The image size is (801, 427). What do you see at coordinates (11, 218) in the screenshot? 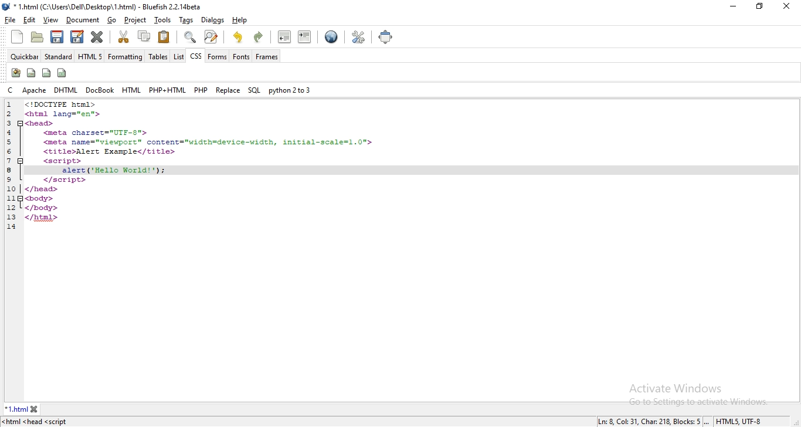
I see `13` at bounding box center [11, 218].